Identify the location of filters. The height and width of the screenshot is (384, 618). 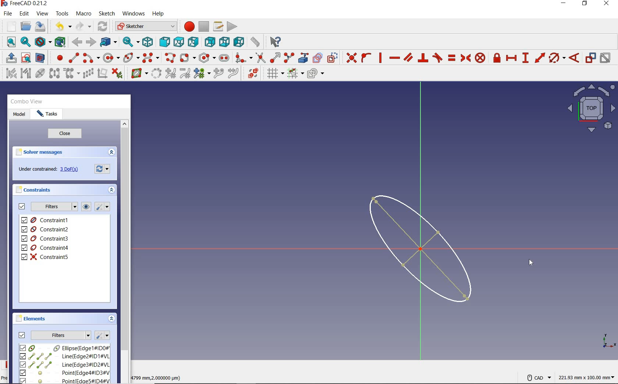
(61, 334).